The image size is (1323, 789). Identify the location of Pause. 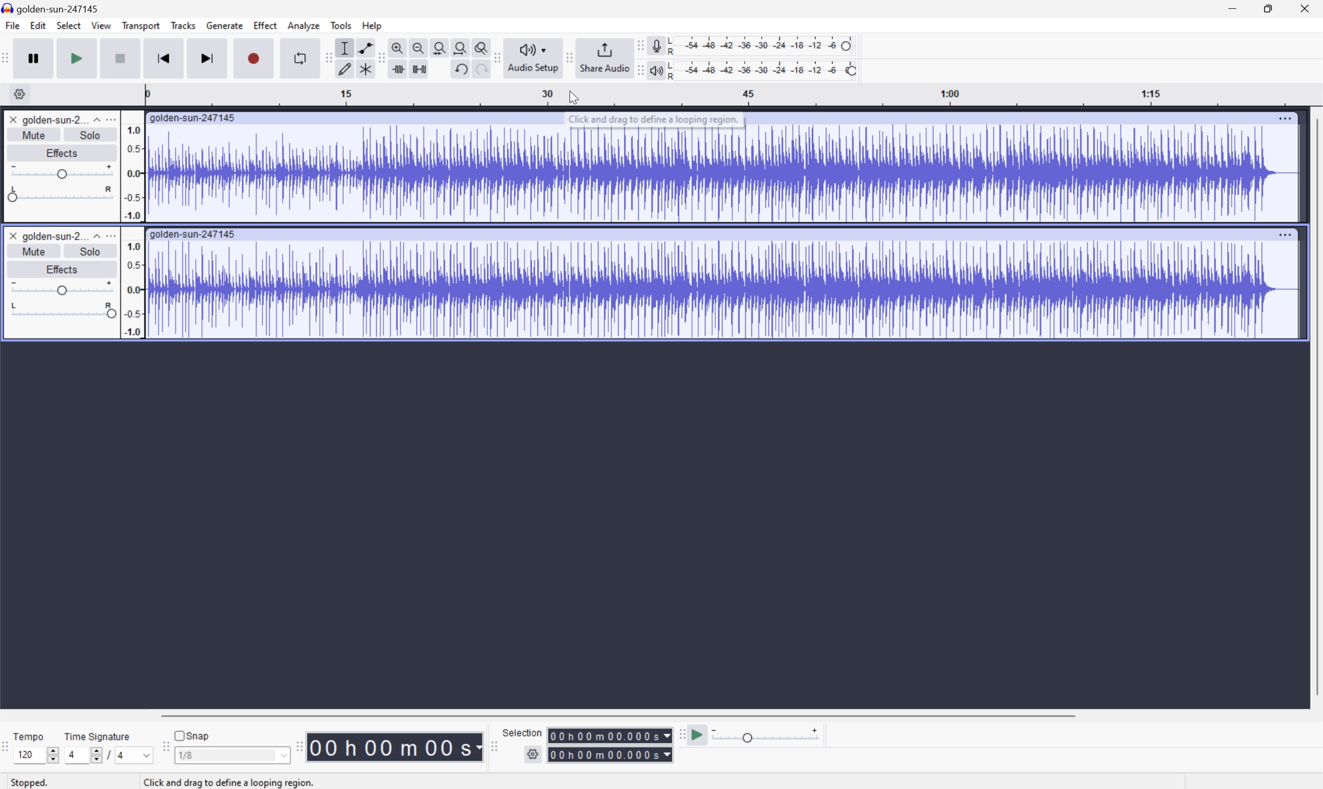
(38, 62).